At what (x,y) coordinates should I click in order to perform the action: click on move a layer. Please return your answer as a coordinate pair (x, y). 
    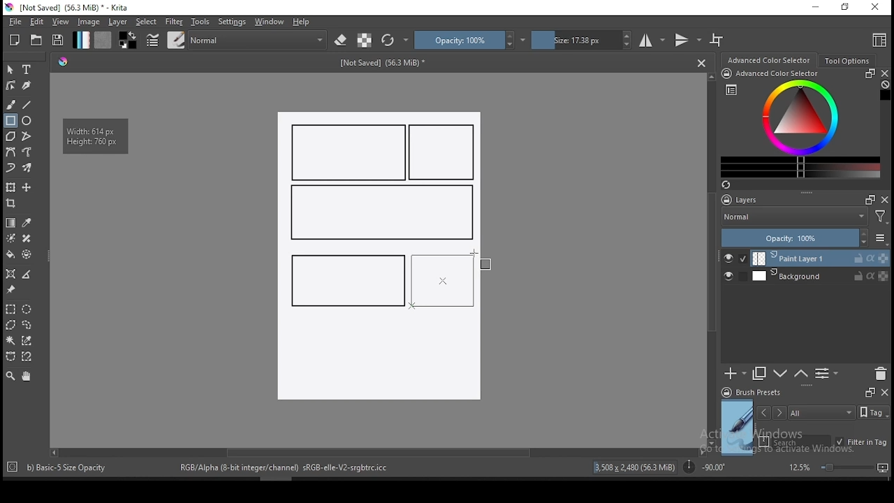
    Looking at the image, I should click on (27, 188).